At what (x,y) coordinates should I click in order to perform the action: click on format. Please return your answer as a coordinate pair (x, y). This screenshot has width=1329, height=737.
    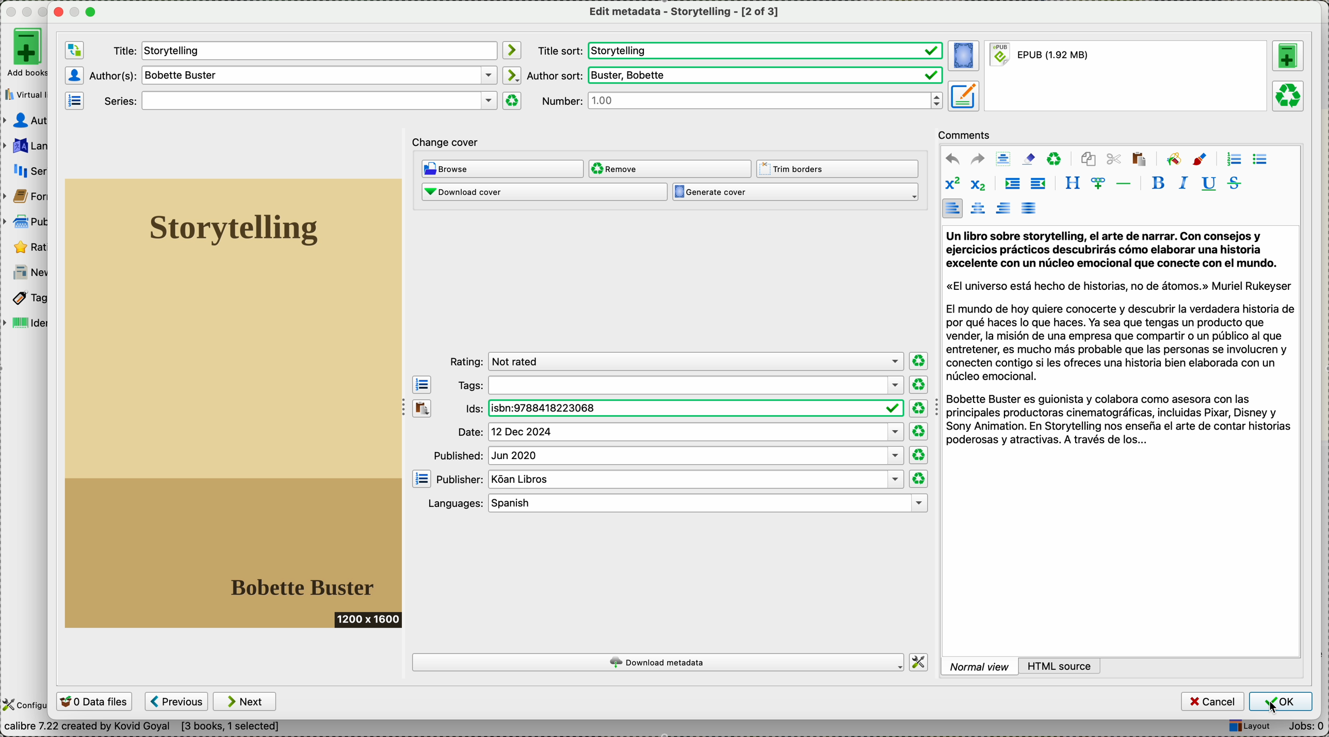
    Looking at the image, I should click on (1125, 77).